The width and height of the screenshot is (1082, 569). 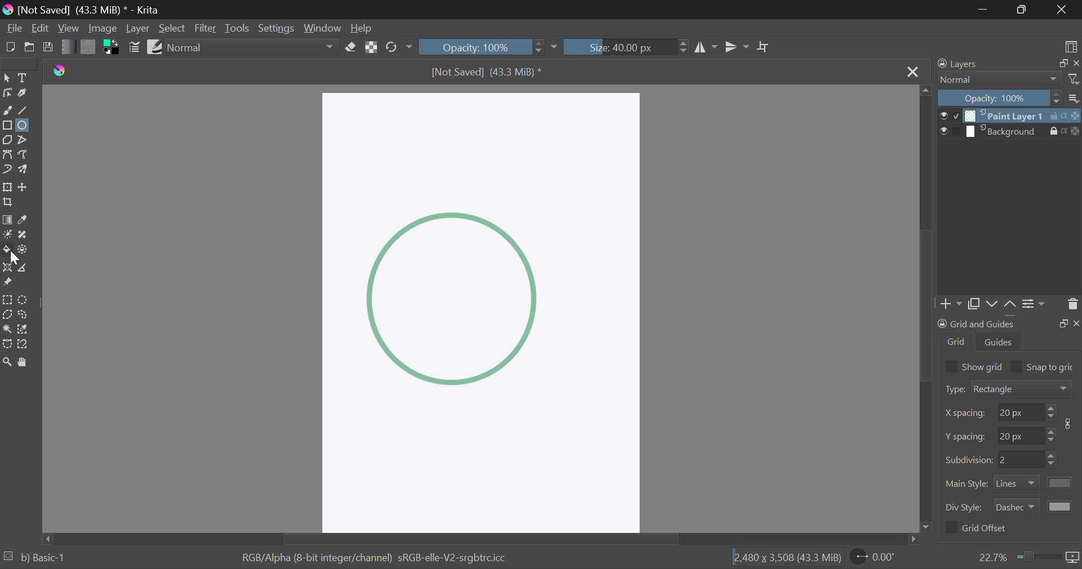 What do you see at coordinates (912, 72) in the screenshot?
I see `Close` at bounding box center [912, 72].